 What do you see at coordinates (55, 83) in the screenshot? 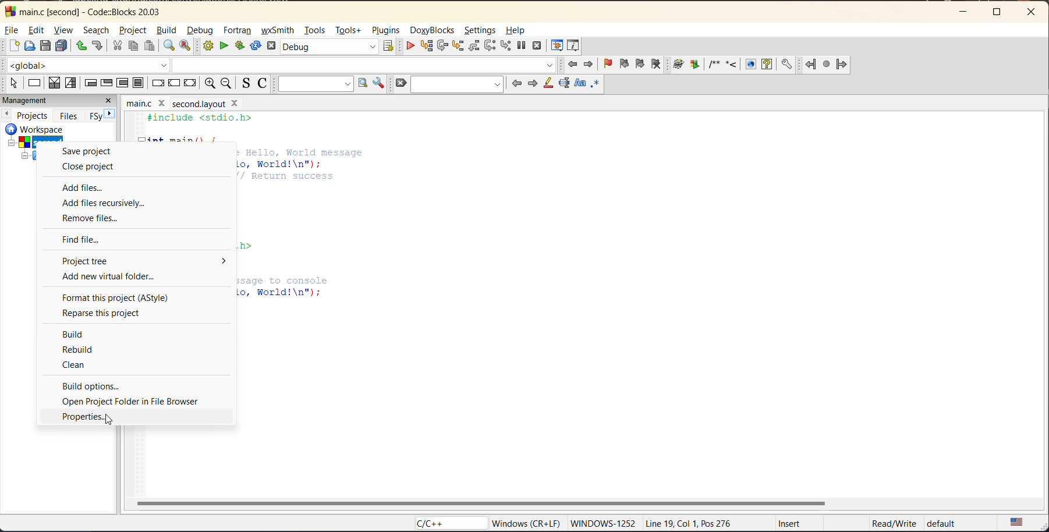
I see `decision` at bounding box center [55, 83].